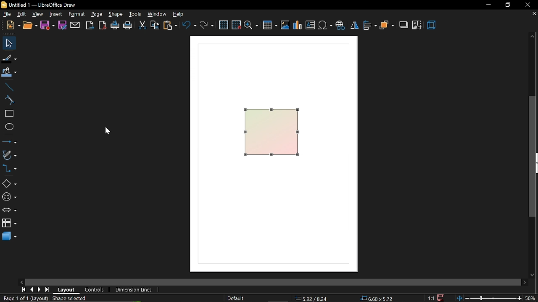 The image size is (538, 302). What do you see at coordinates (158, 14) in the screenshot?
I see `window` at bounding box center [158, 14].